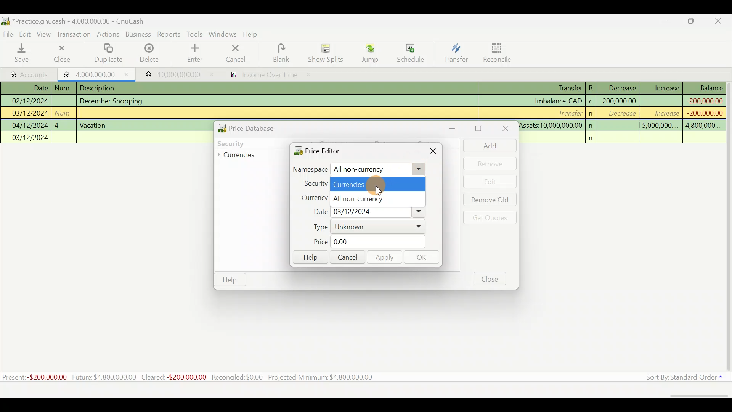 The image size is (732, 412). I want to click on Close, so click(721, 21).